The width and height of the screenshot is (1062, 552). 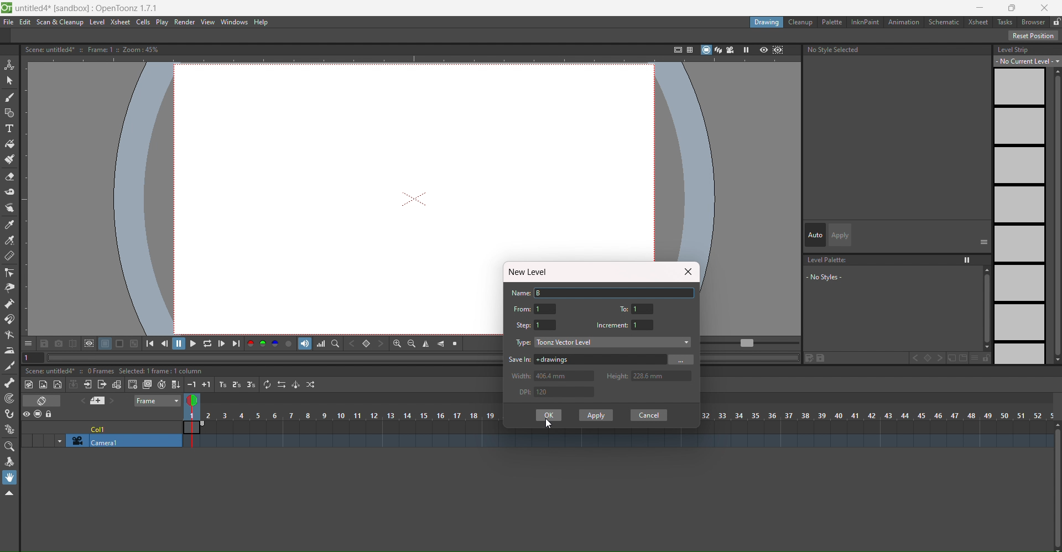 What do you see at coordinates (100, 428) in the screenshot?
I see `cell` at bounding box center [100, 428].